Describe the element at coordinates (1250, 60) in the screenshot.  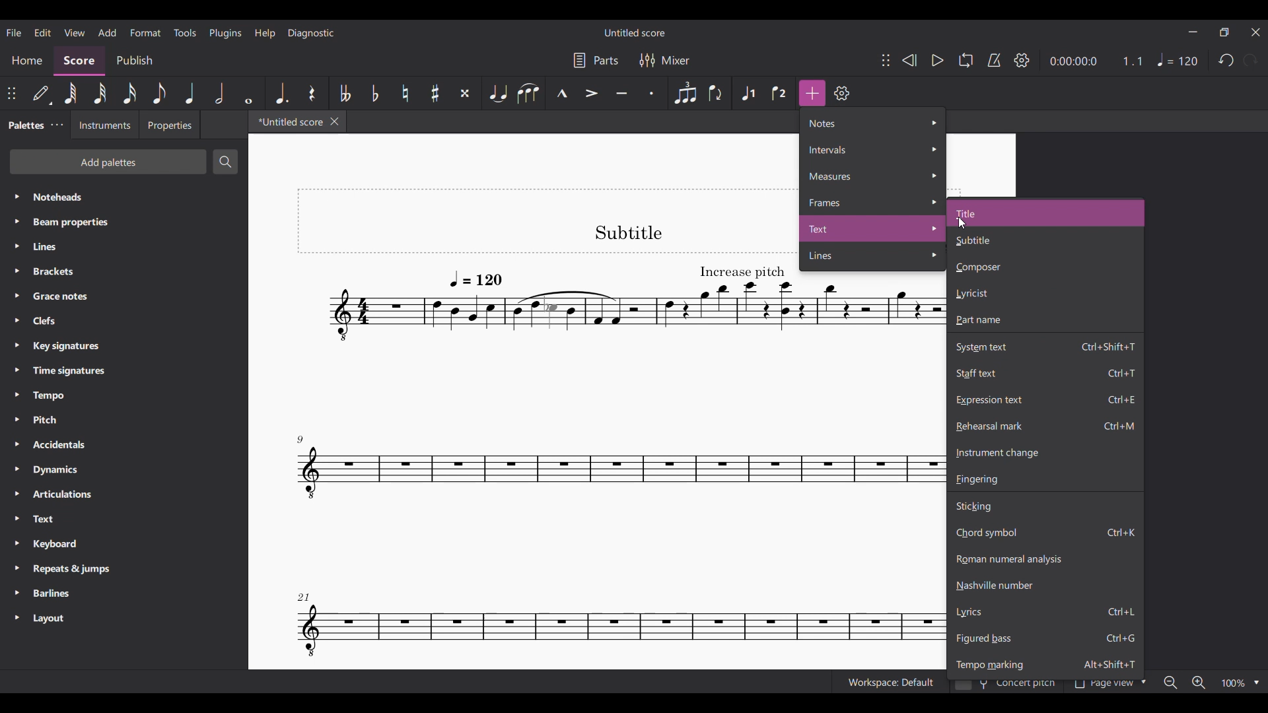
I see `Redo` at that location.